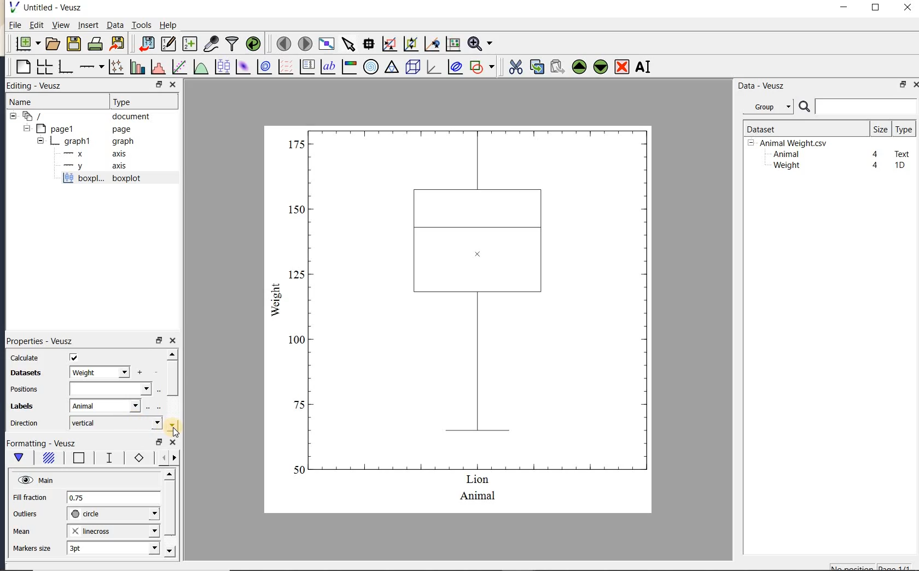  What do you see at coordinates (460, 318) in the screenshot?
I see `box plot` at bounding box center [460, 318].